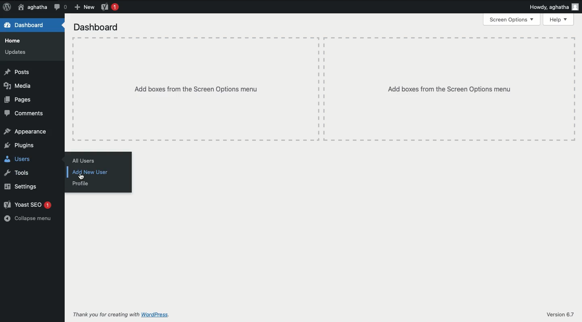 This screenshot has height=322, width=582. Describe the element at coordinates (554, 7) in the screenshot. I see `Howdy, aghatha` at that location.